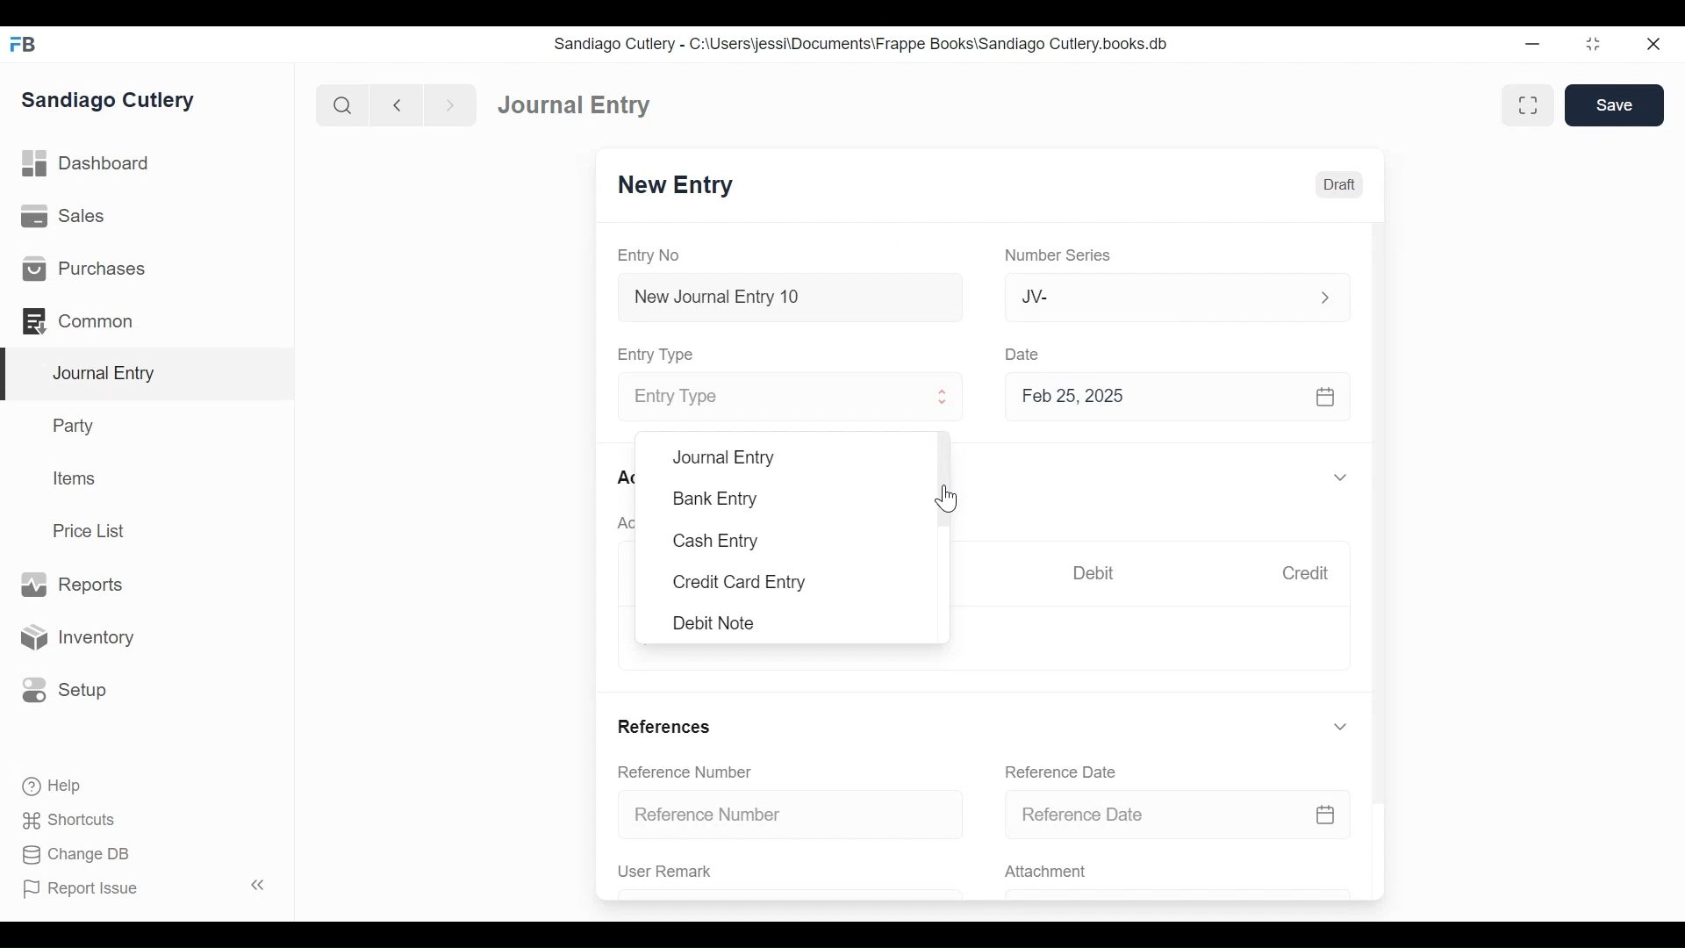  Describe the element at coordinates (1340, 478) in the screenshot. I see `Expand` at that location.